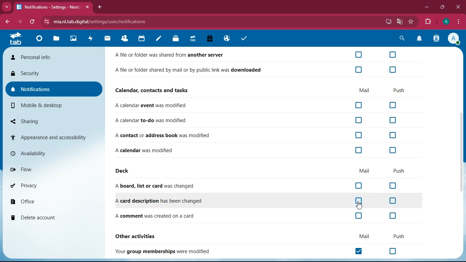 The height and width of the screenshot is (262, 466). I want to click on off, so click(393, 105).